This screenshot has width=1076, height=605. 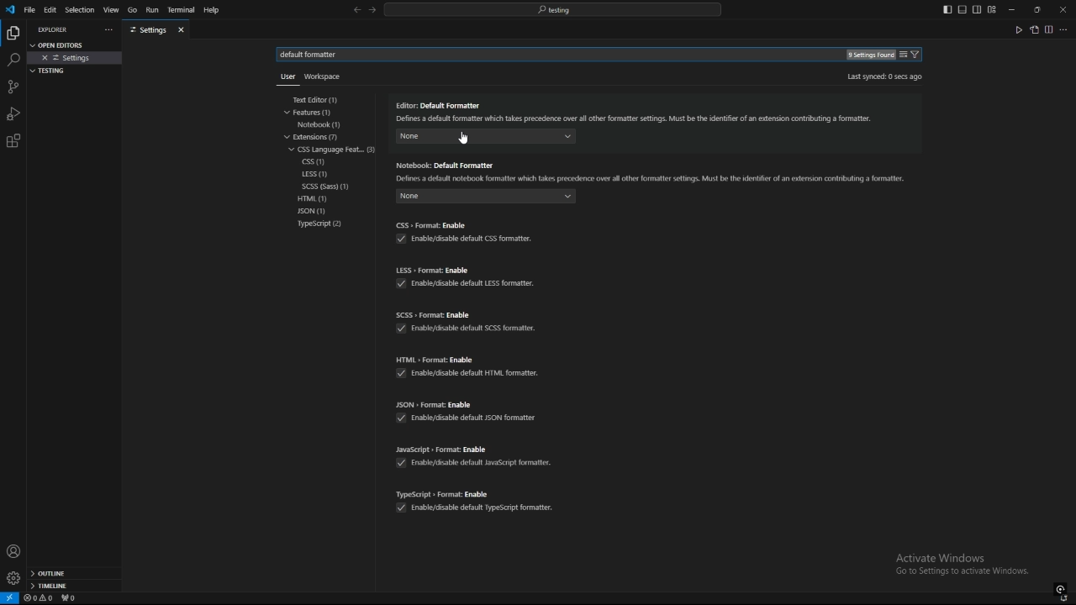 I want to click on html, so click(x=317, y=198).